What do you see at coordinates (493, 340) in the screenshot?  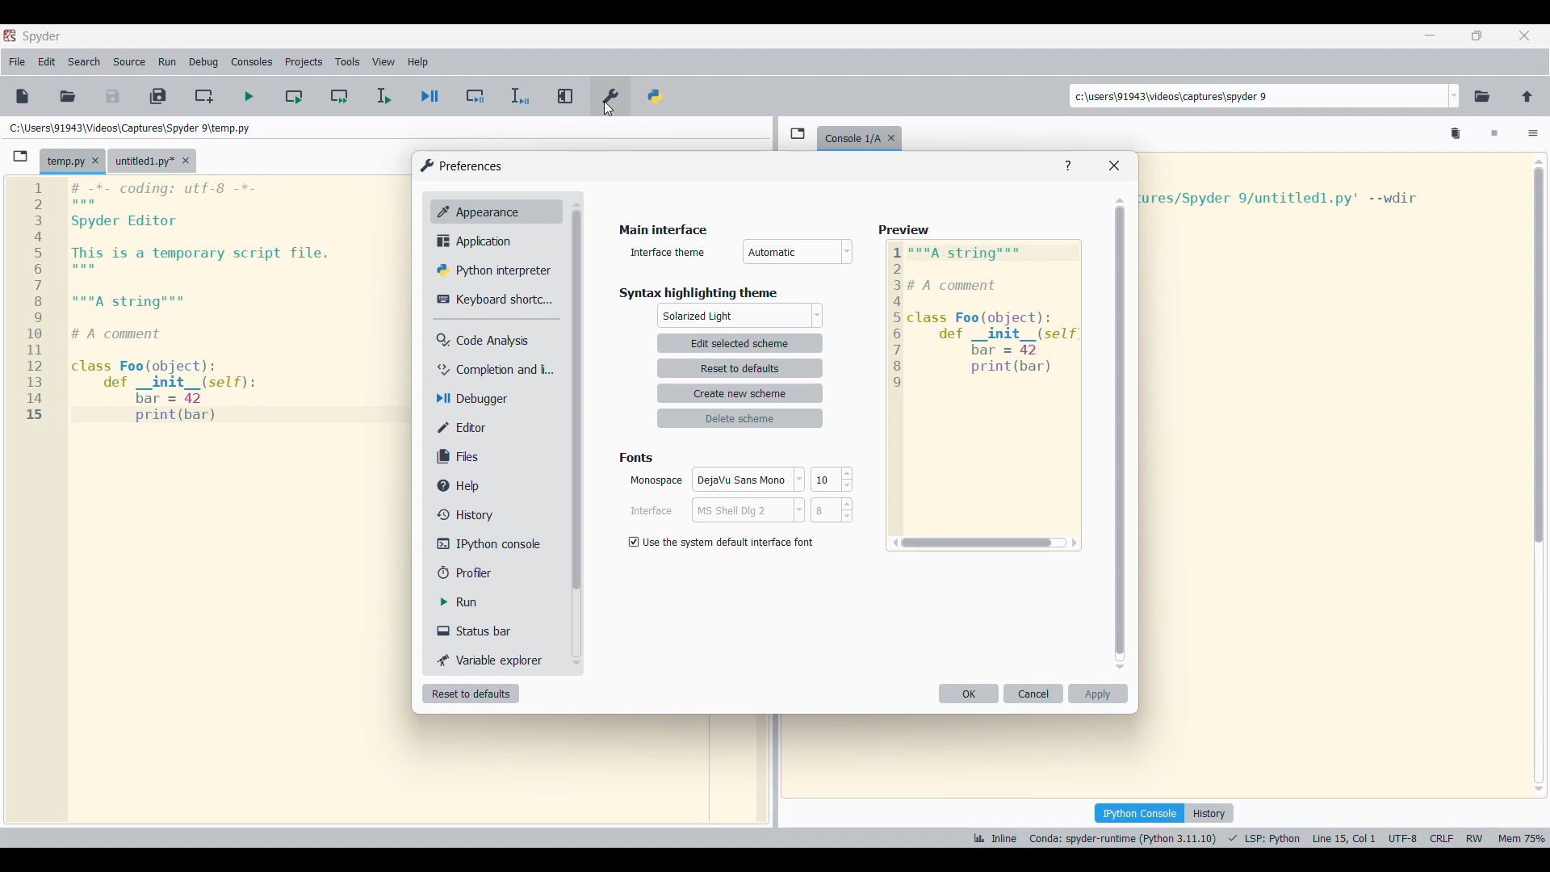 I see `Code analysis` at bounding box center [493, 340].